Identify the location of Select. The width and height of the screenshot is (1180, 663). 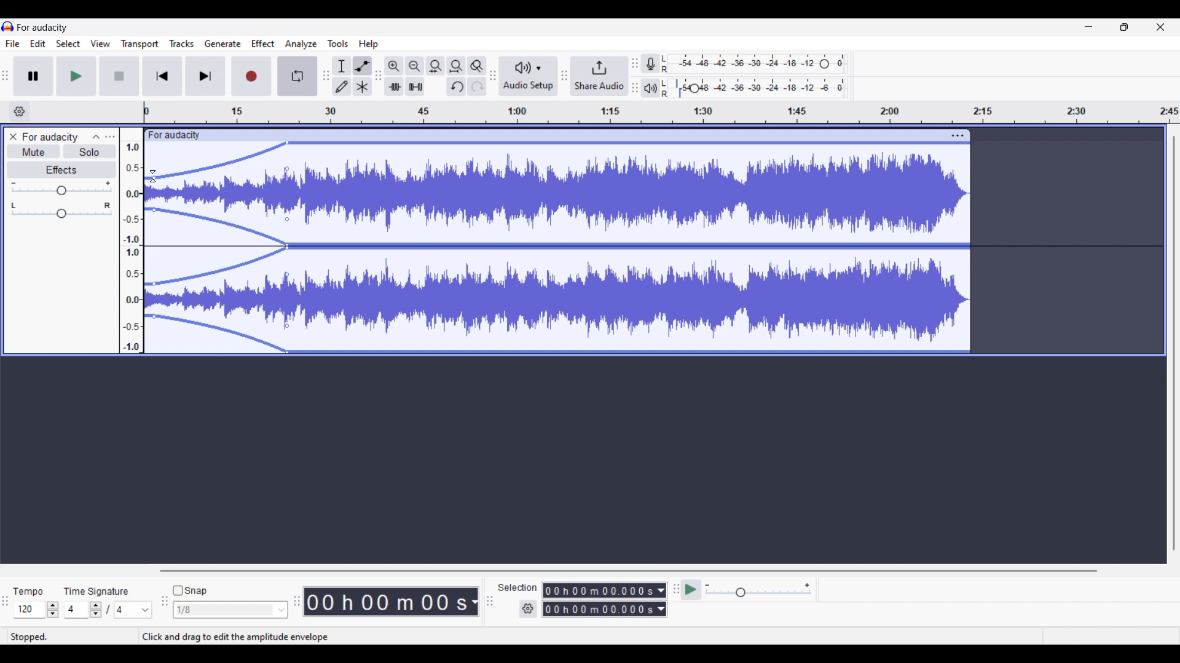
(68, 44).